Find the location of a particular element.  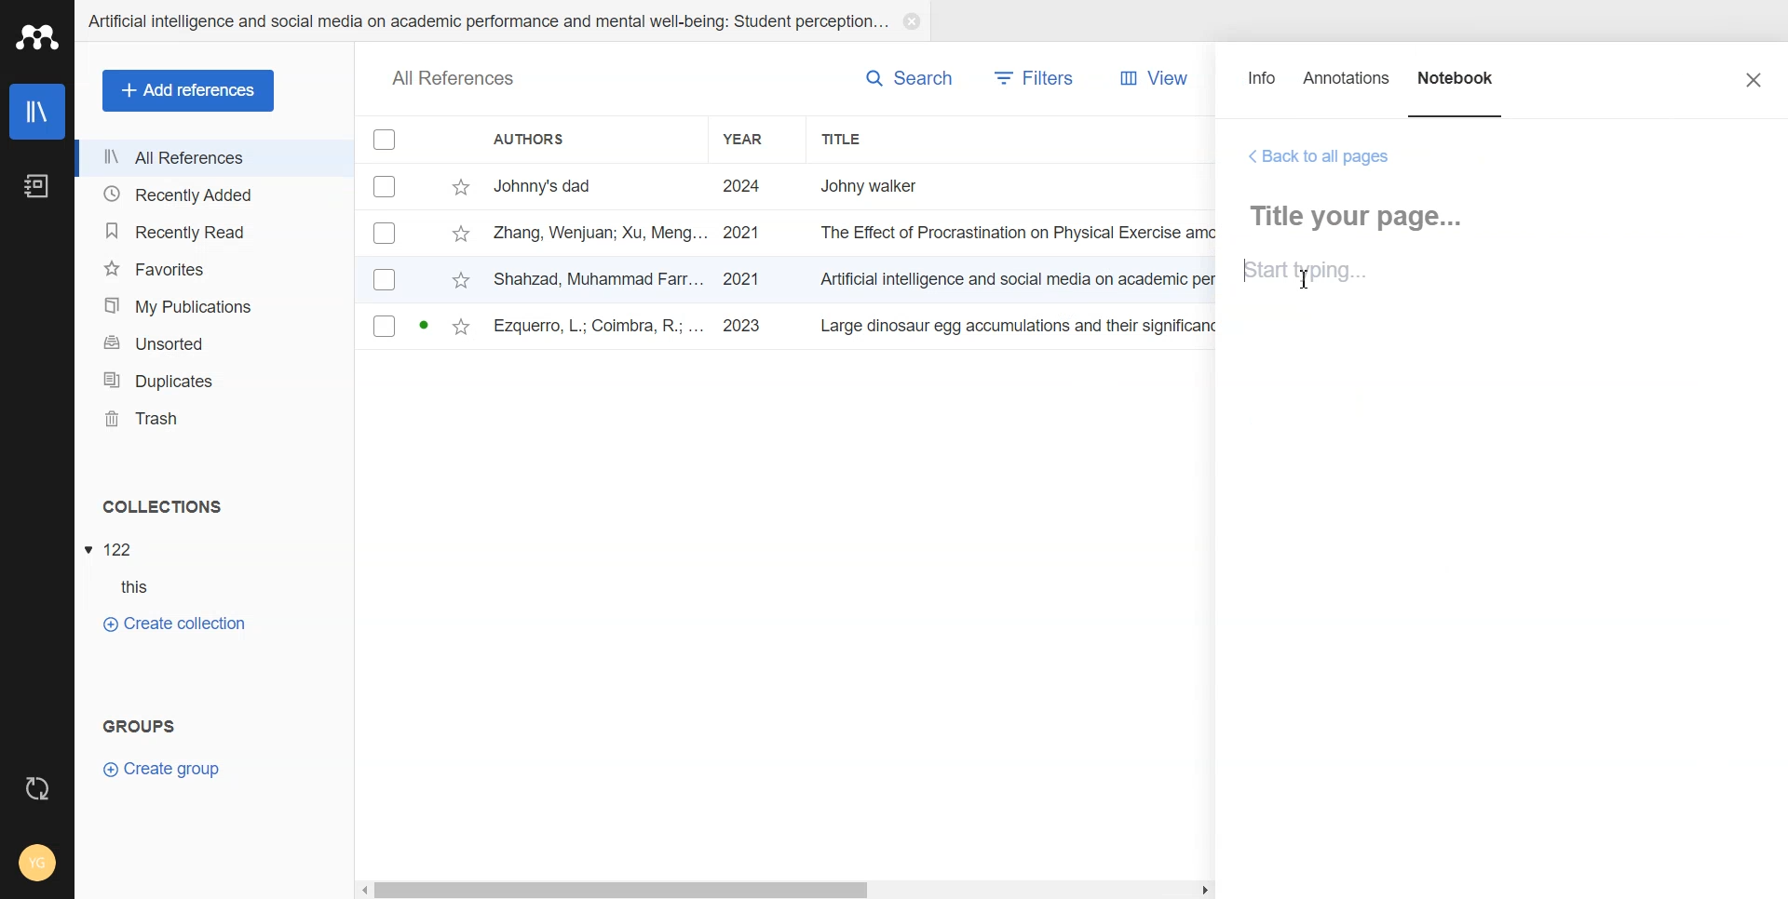

groups is located at coordinates (141, 723).